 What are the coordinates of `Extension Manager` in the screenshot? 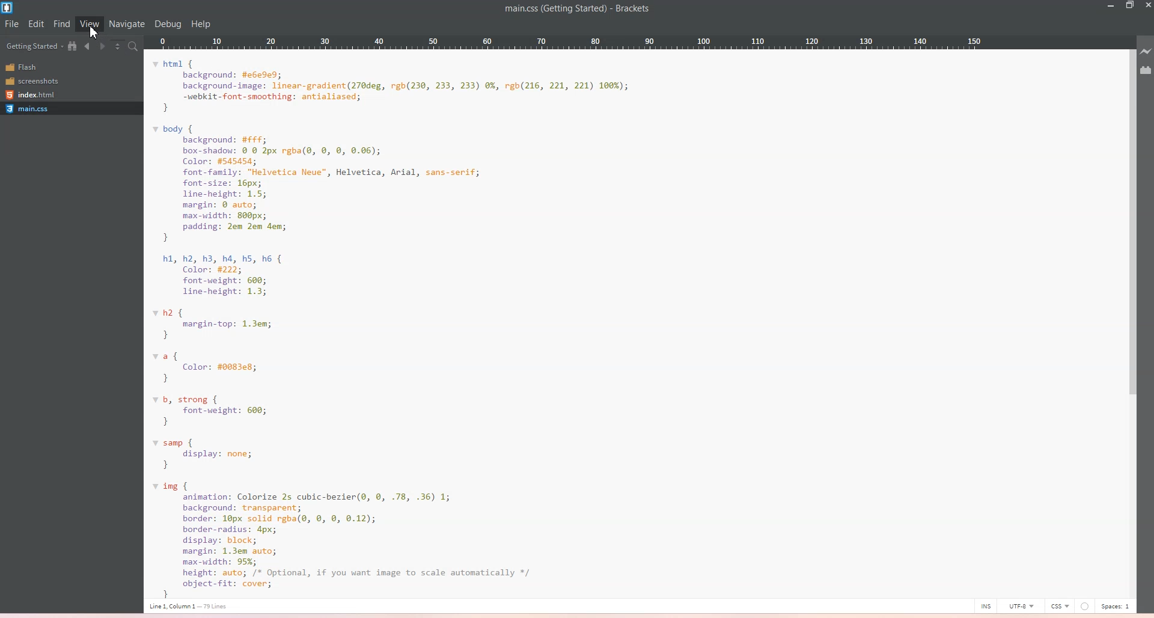 It's located at (1146, 70).